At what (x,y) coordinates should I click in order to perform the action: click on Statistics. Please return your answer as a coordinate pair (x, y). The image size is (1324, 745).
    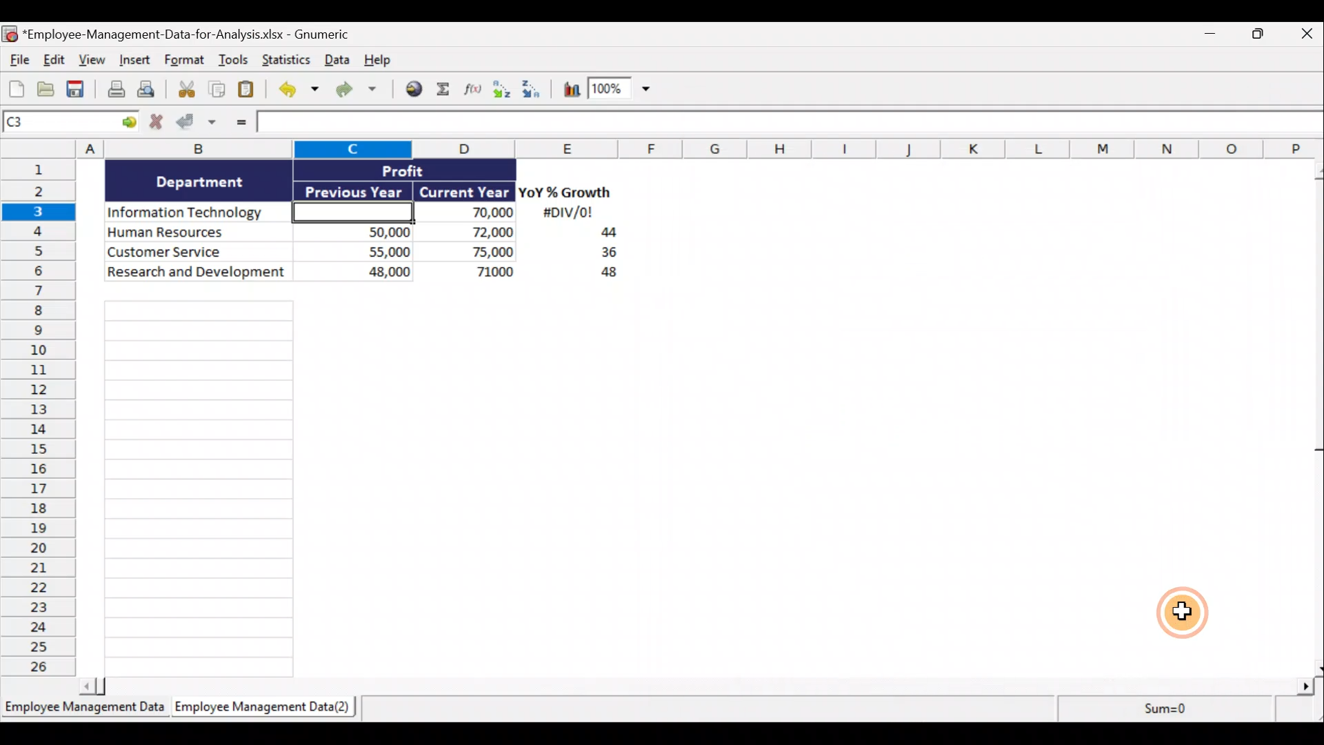
    Looking at the image, I should click on (285, 59).